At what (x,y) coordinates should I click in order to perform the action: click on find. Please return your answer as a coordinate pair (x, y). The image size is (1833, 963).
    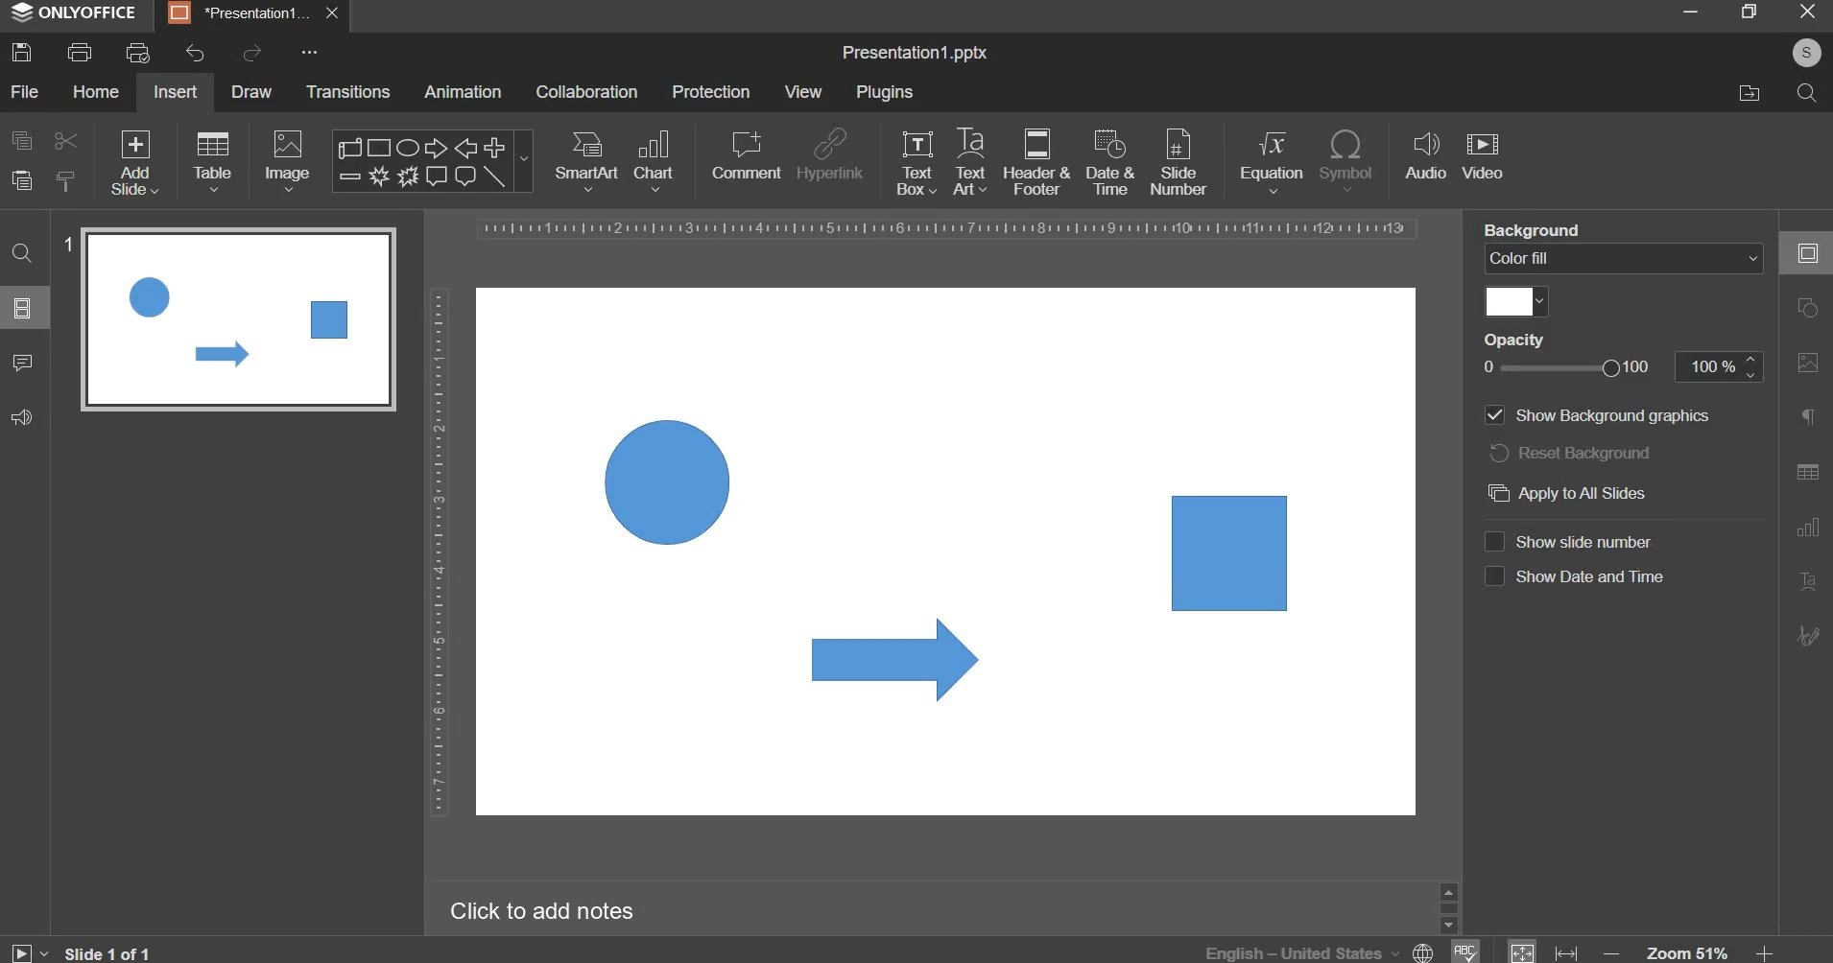
    Looking at the image, I should click on (24, 251).